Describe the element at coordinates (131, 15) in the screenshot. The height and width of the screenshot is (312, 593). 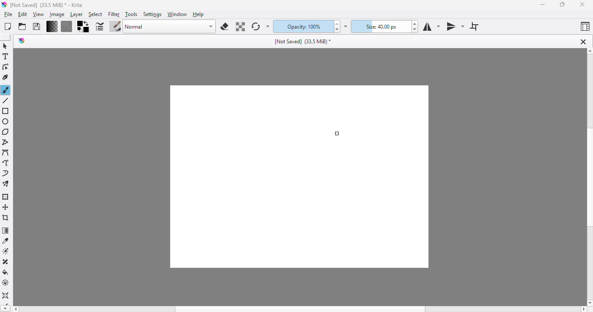
I see `tools` at that location.